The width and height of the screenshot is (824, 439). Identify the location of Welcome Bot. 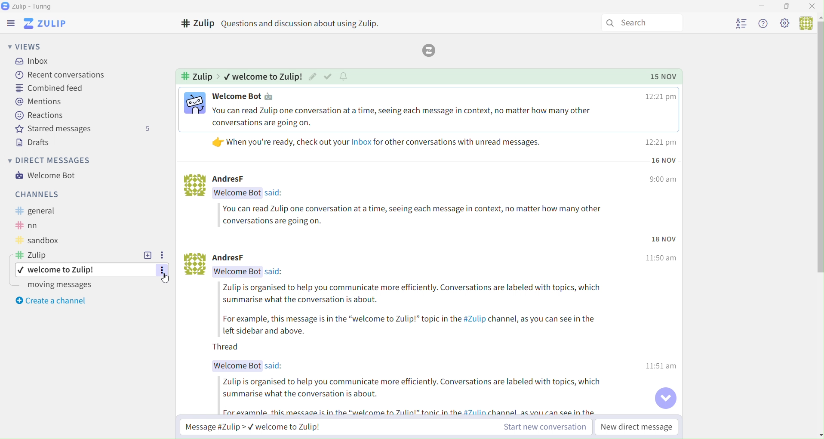
(48, 175).